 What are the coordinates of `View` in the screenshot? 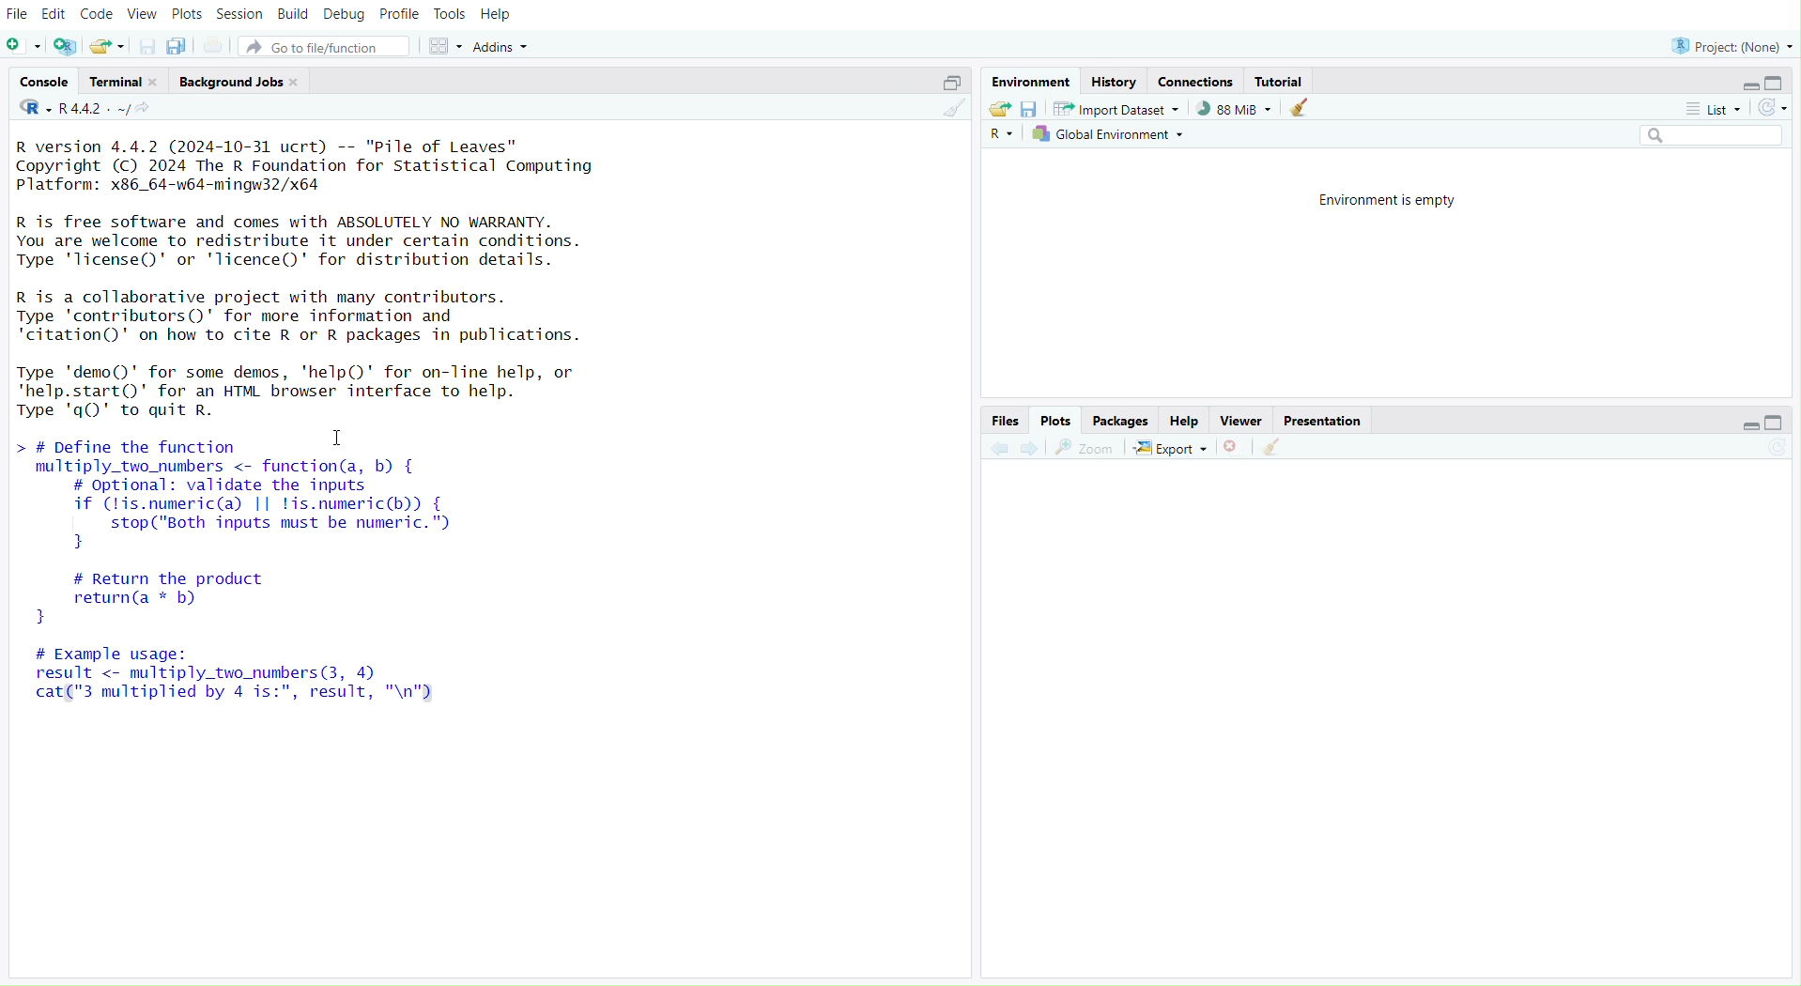 It's located at (140, 13).